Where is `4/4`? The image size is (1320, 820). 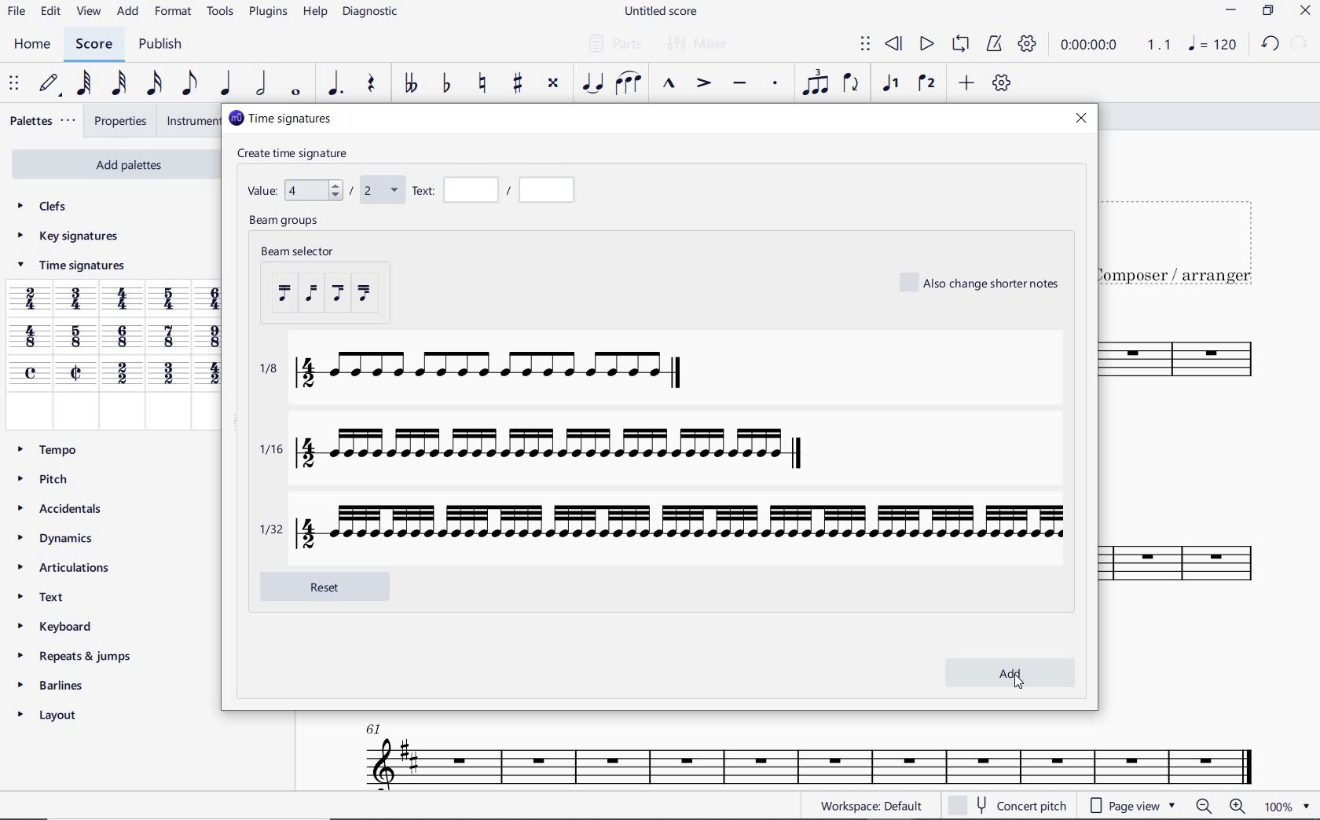
4/4 is located at coordinates (125, 301).